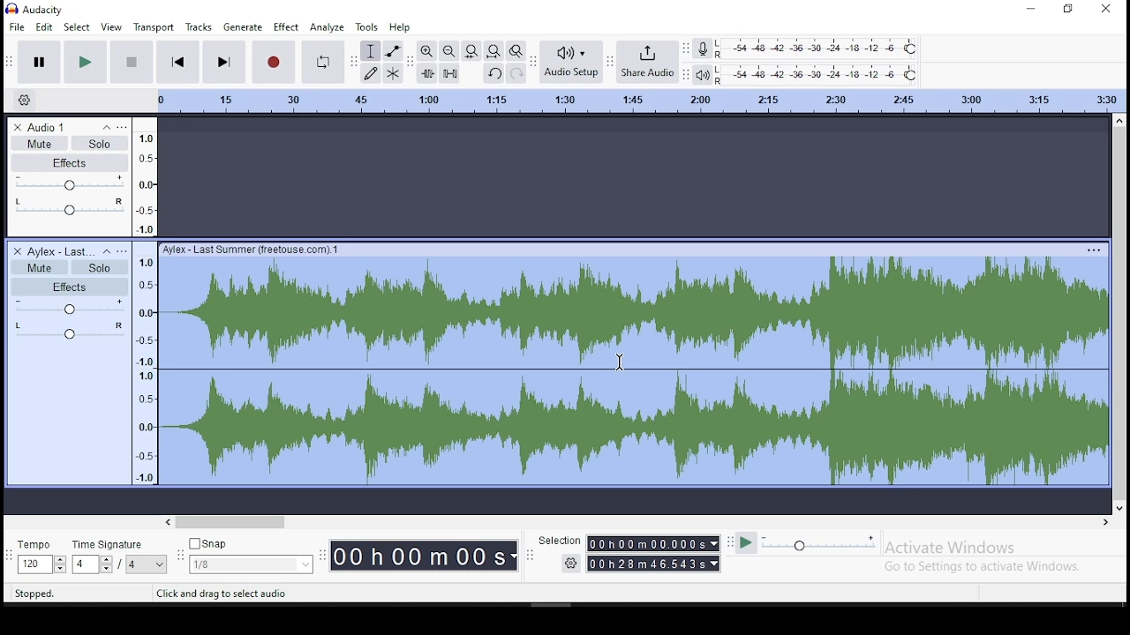 The height and width of the screenshot is (635, 1130). Describe the element at coordinates (393, 73) in the screenshot. I see `multi tool` at that location.